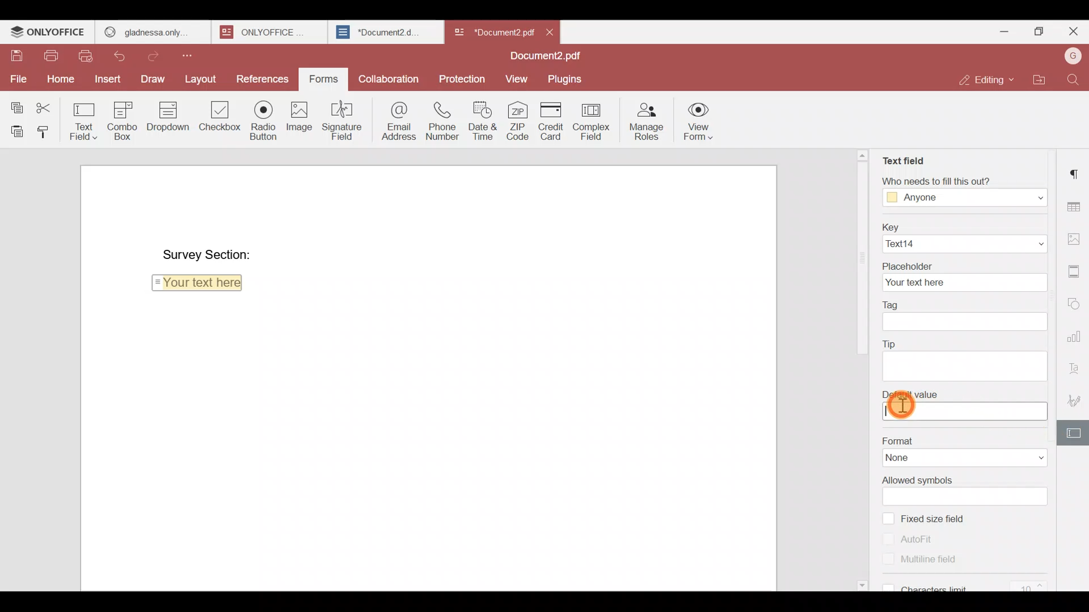 The width and height of the screenshot is (1089, 612). What do you see at coordinates (550, 31) in the screenshot?
I see `Close` at bounding box center [550, 31].